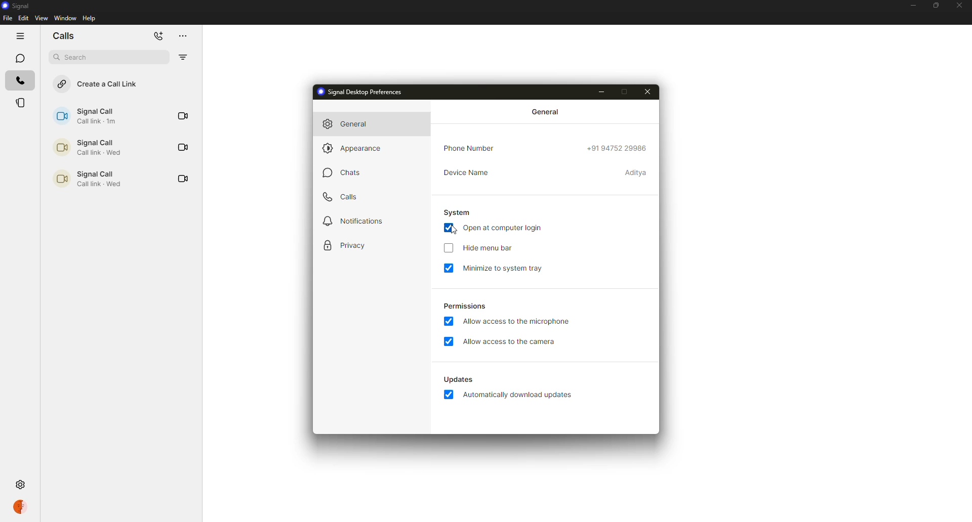  What do you see at coordinates (86, 116) in the screenshot?
I see `call link` at bounding box center [86, 116].